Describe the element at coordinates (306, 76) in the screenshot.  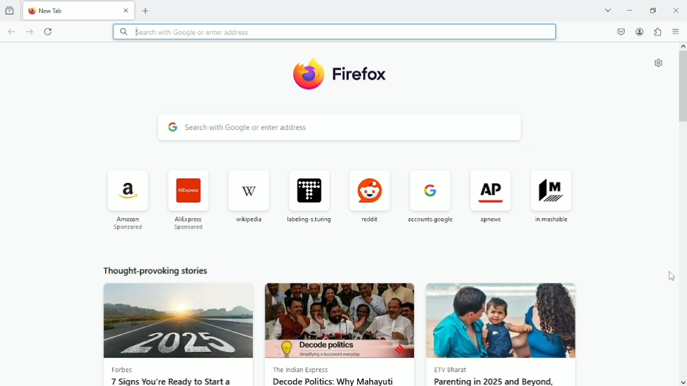
I see `firefox logo` at that location.